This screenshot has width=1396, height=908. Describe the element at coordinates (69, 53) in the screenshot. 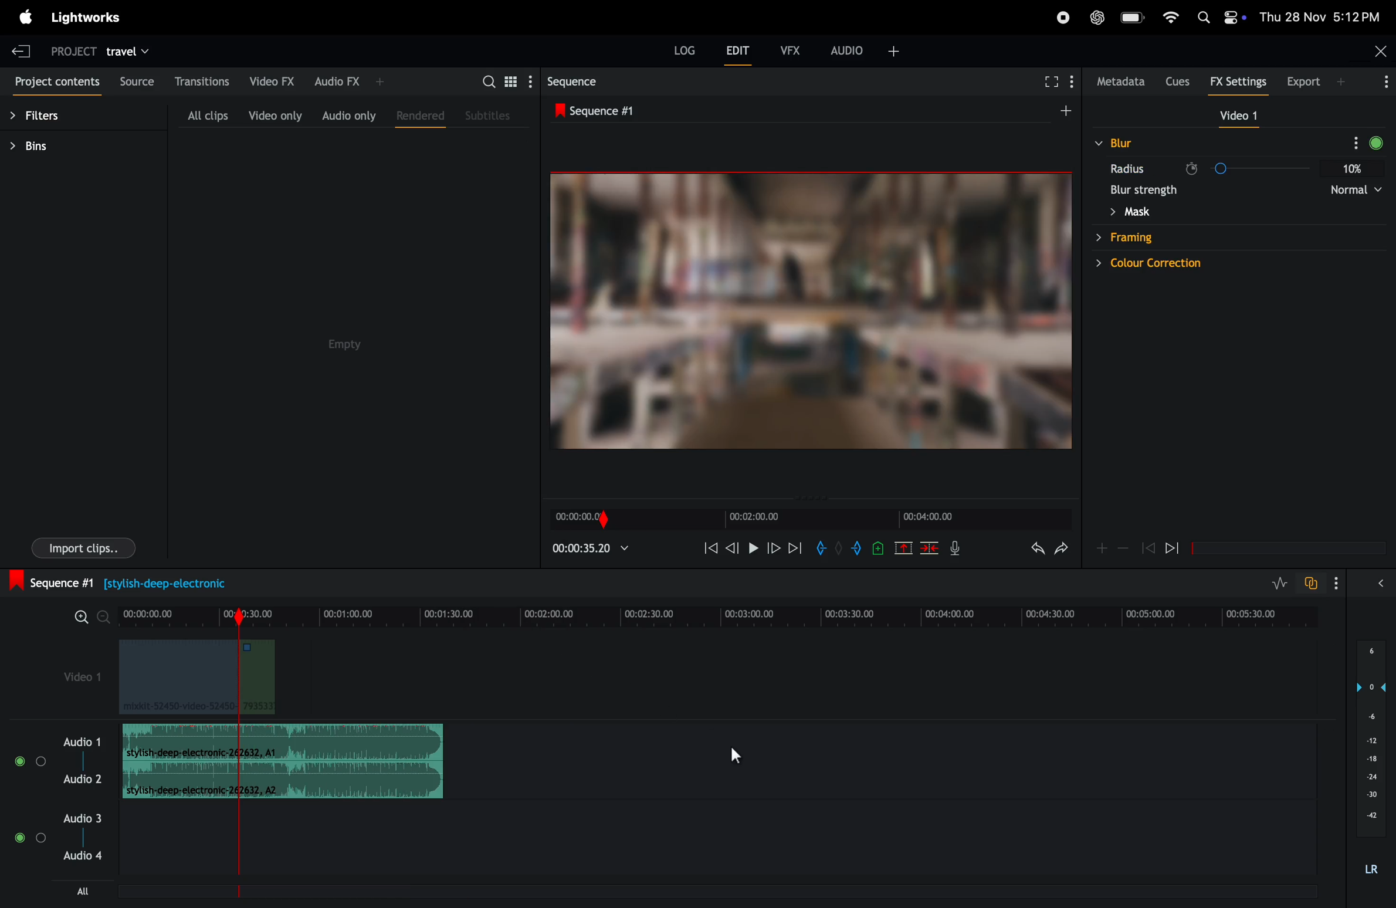

I see `project` at that location.